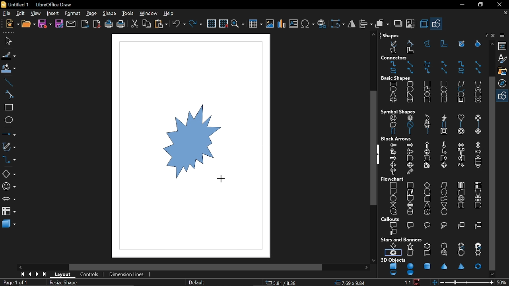 Image resolution: width=509 pixels, height=286 pixels. I want to click on ellipse, so click(8, 119).